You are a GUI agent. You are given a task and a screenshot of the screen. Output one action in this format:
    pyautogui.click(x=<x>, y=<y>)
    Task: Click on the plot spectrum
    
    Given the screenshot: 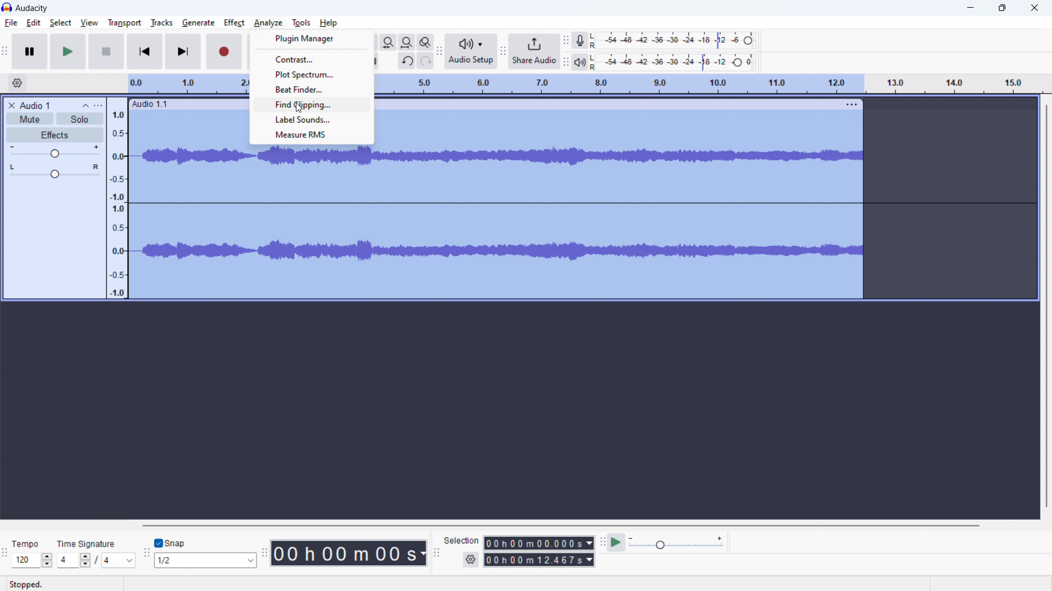 What is the action you would take?
    pyautogui.click(x=313, y=75)
    